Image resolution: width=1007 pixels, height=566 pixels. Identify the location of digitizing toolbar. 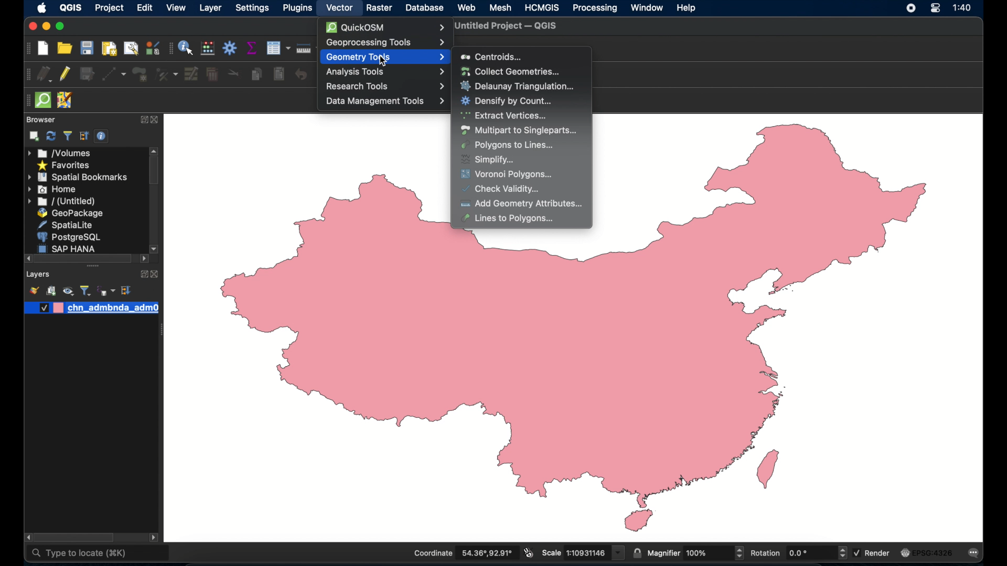
(28, 74).